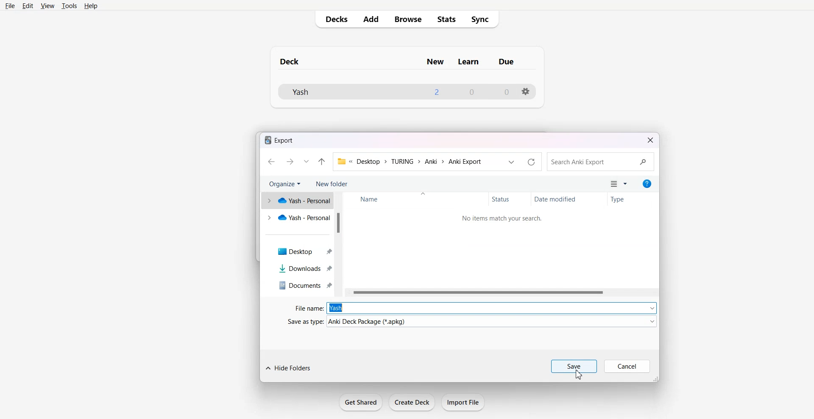  Describe the element at coordinates (47, 6) in the screenshot. I see `View` at that location.